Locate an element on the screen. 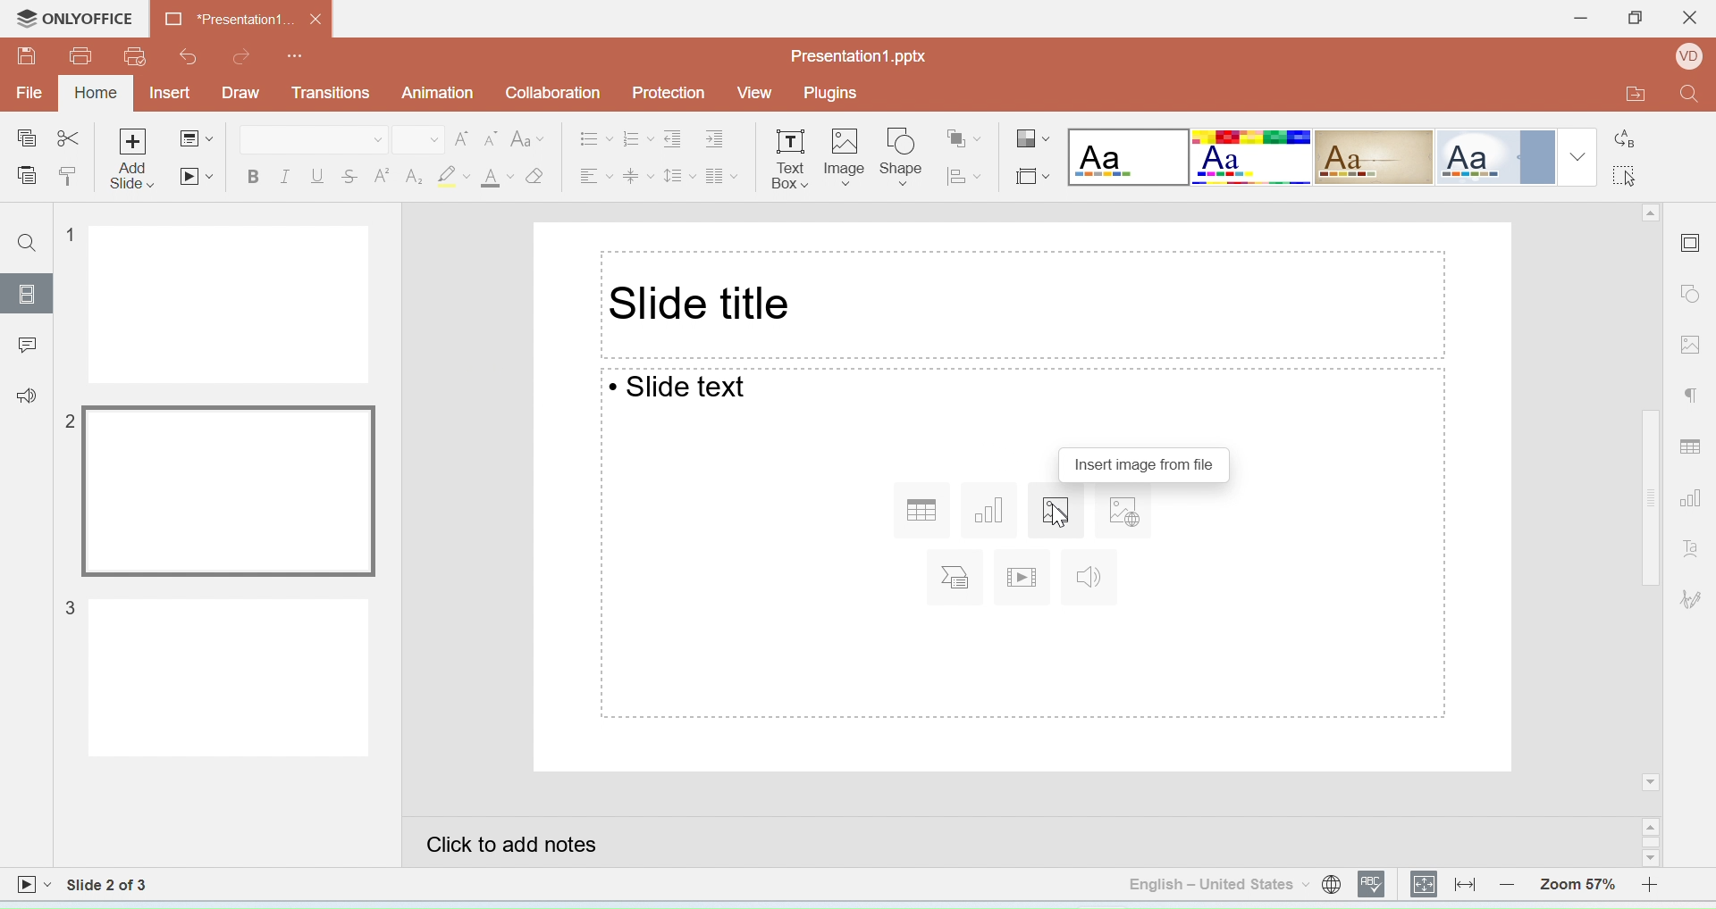 This screenshot has height=909, width=1716. Decrement font size is located at coordinates (491, 140).